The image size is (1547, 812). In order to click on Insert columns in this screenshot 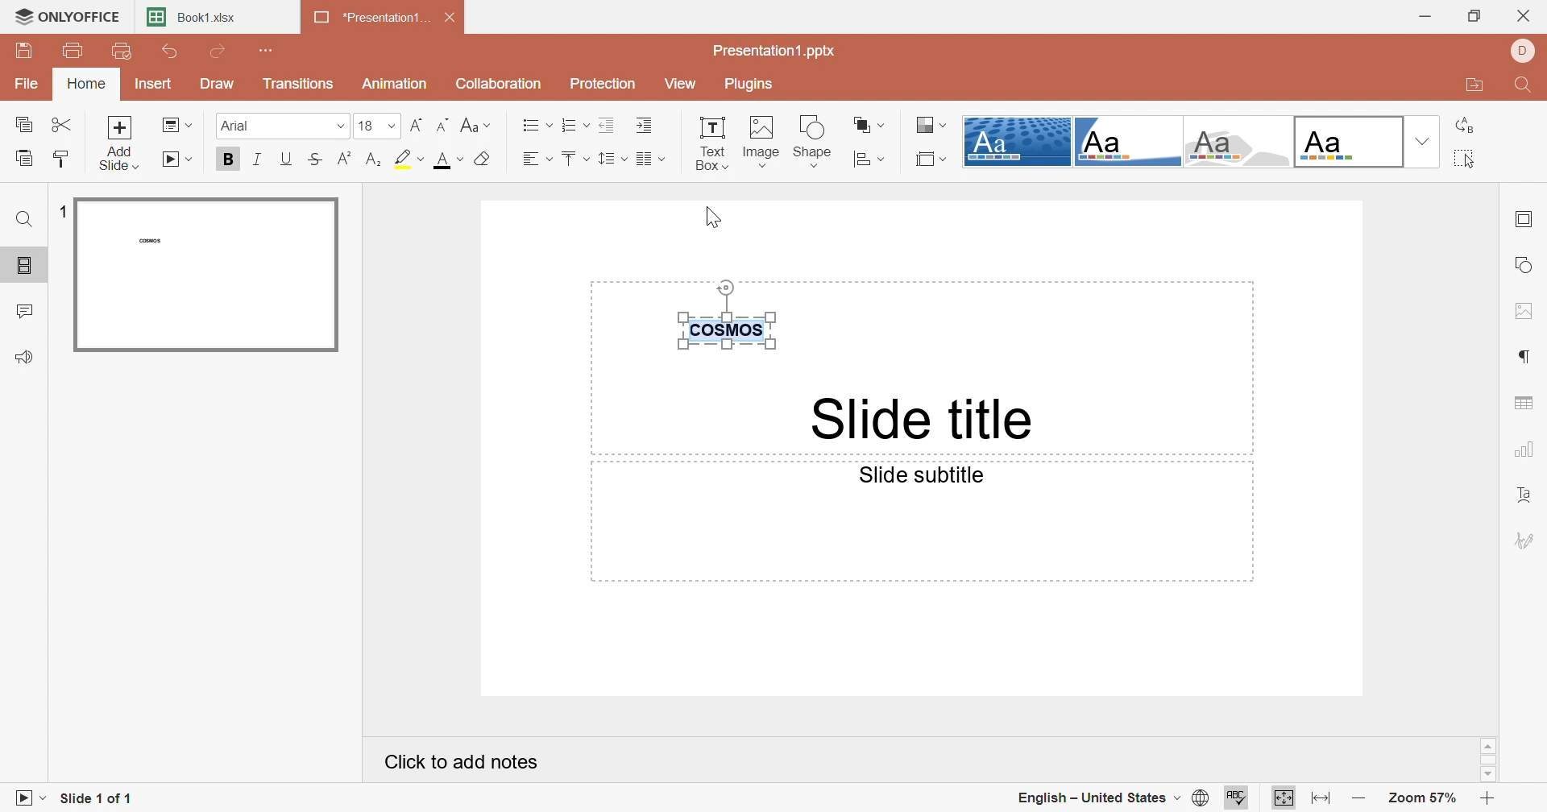, I will do `click(649, 158)`.